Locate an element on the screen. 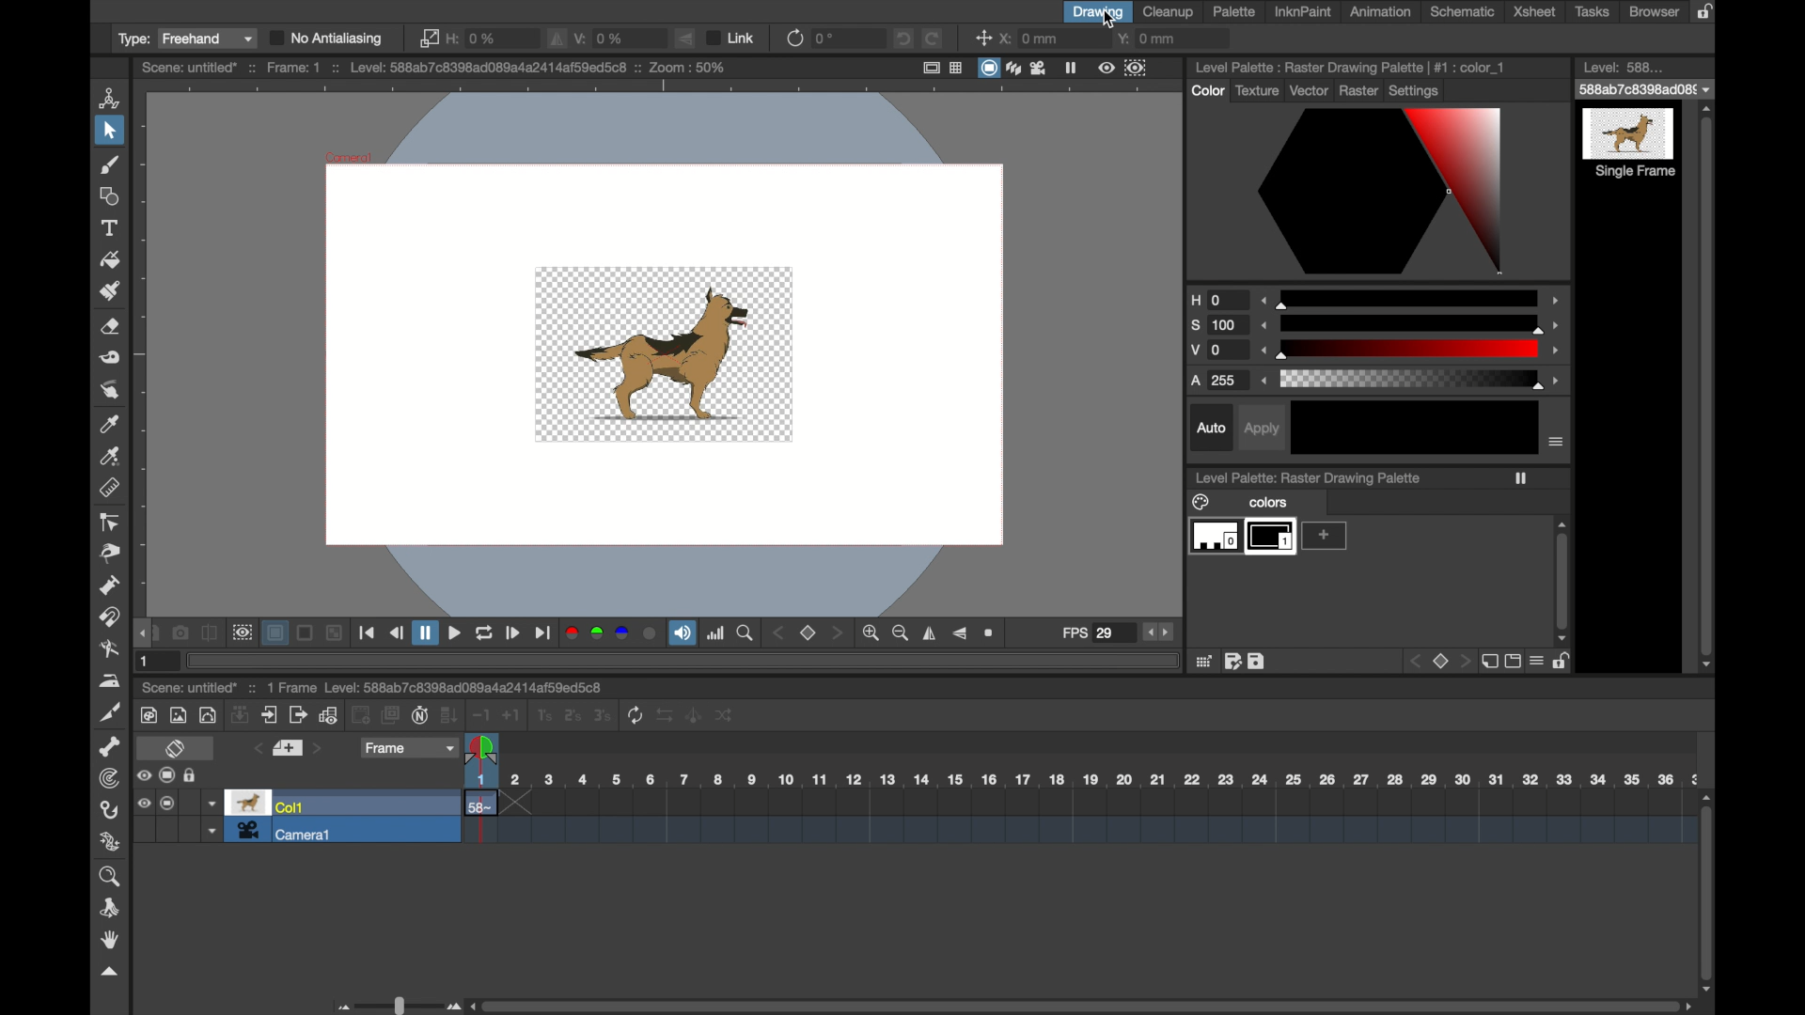 This screenshot has height=1015, width=1805. scroll bar is located at coordinates (1707, 385).